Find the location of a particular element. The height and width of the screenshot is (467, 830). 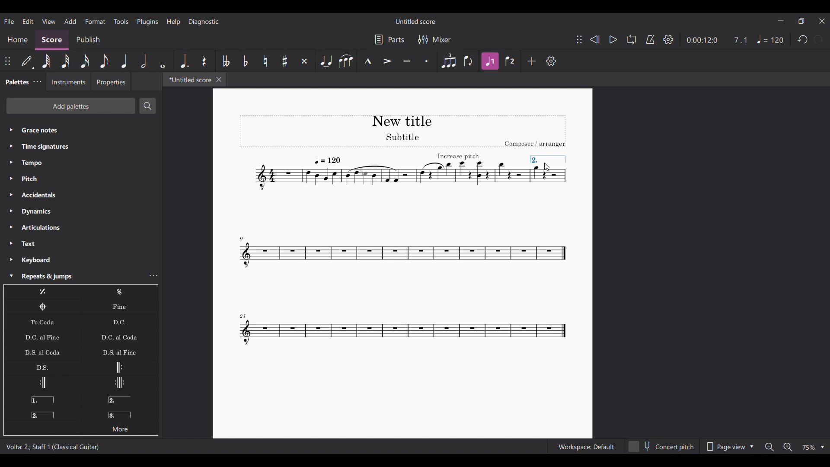

Tenuto is located at coordinates (407, 61).